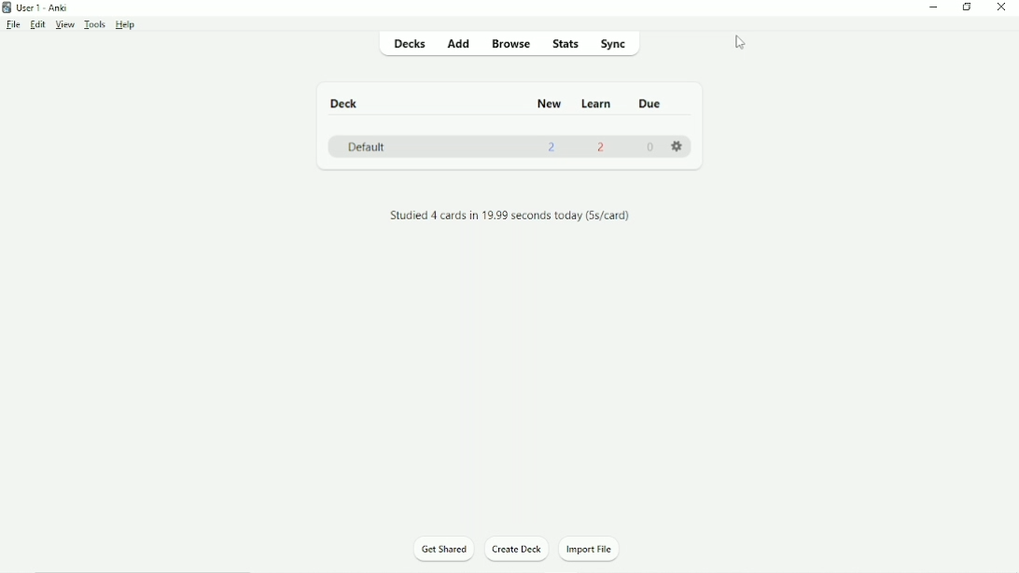 Image resolution: width=1019 pixels, height=573 pixels. What do you see at coordinates (37, 7) in the screenshot?
I see `User 1 - Anki` at bounding box center [37, 7].